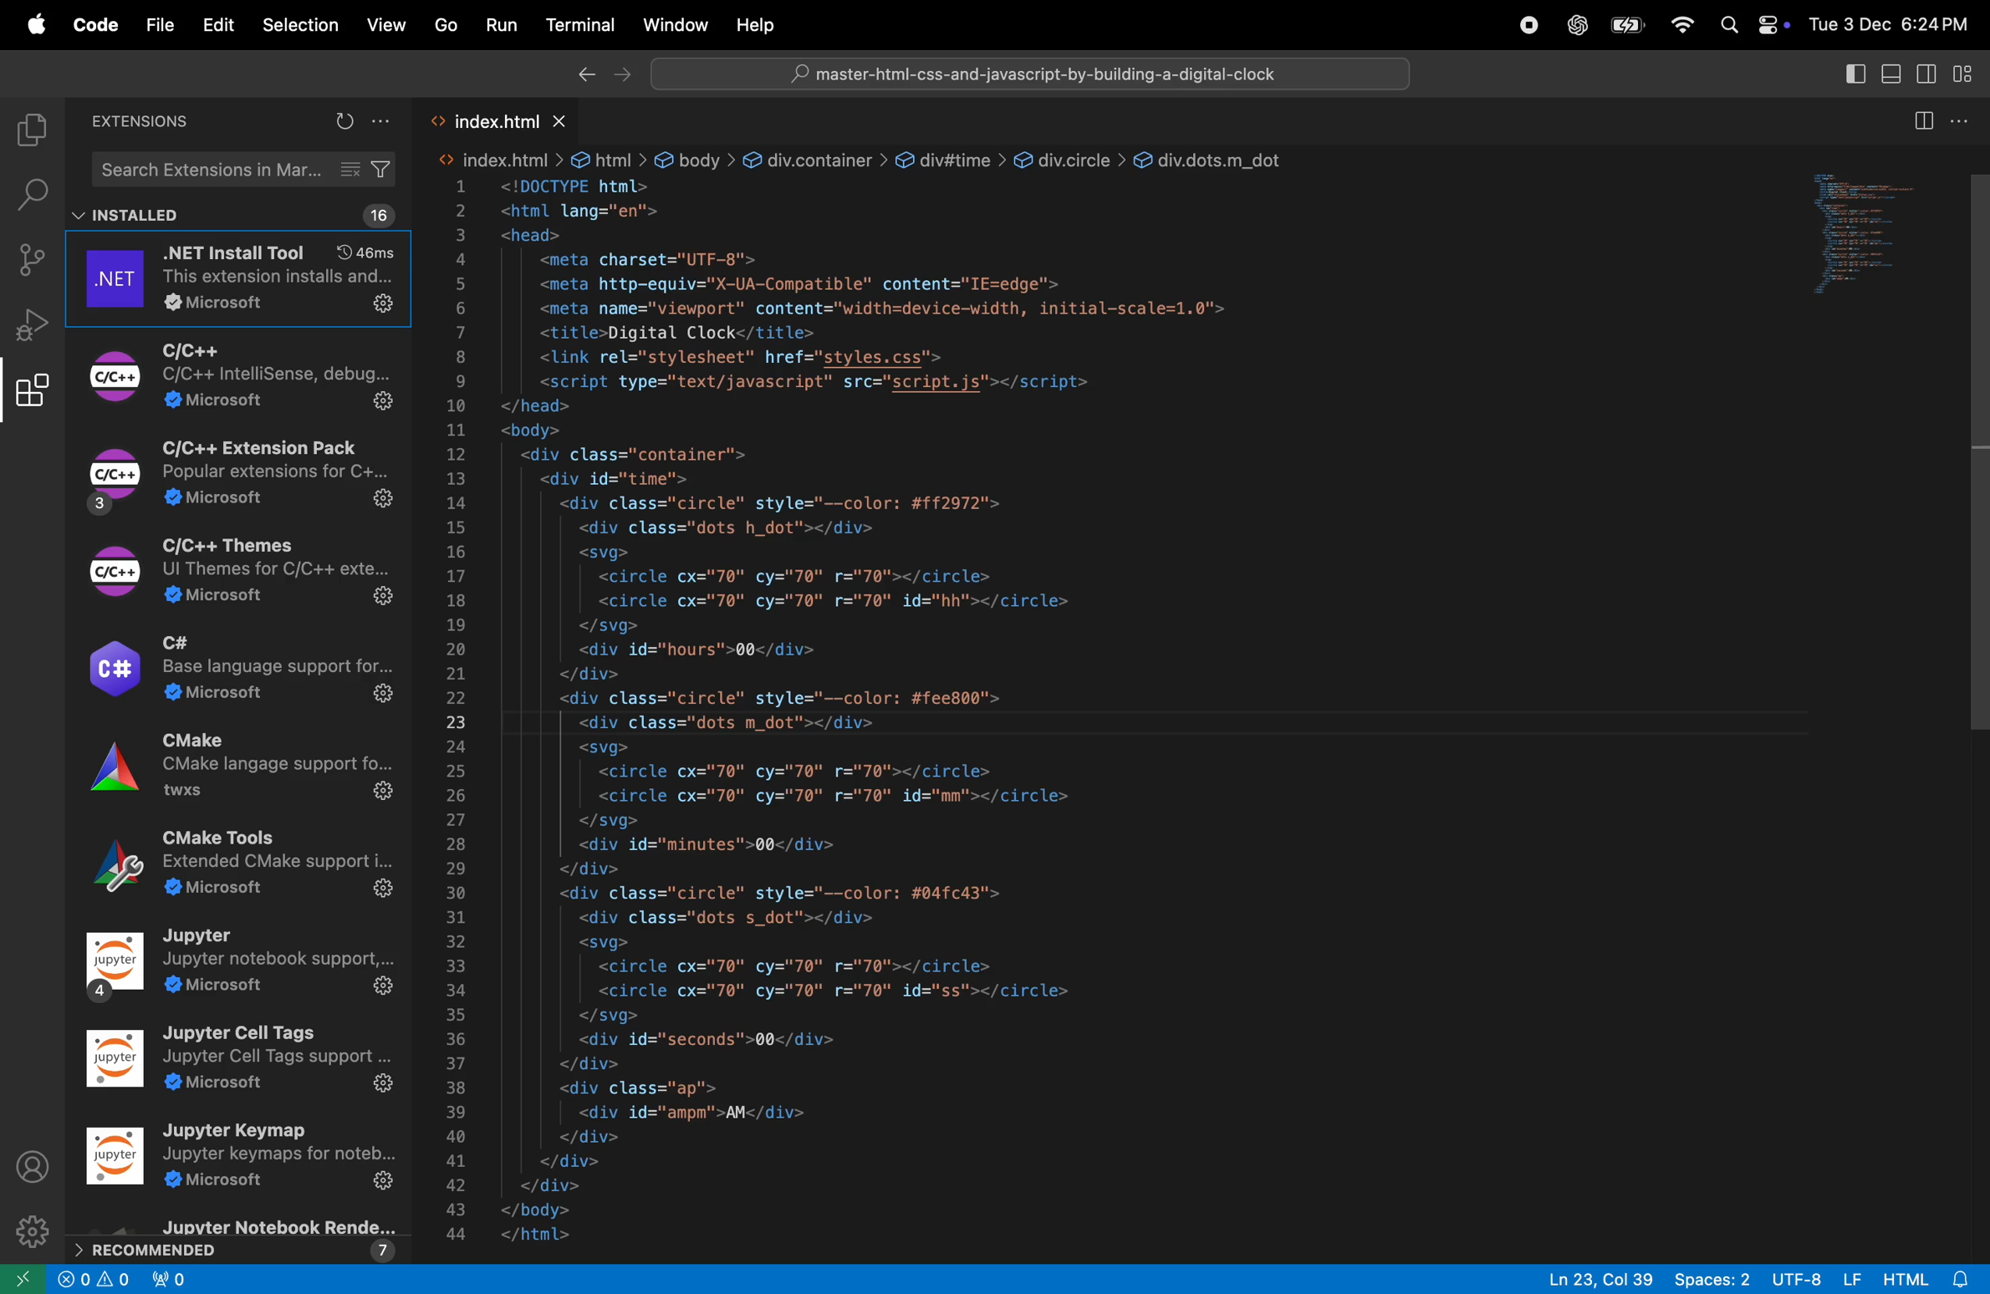 Image resolution: width=1990 pixels, height=1294 pixels. I want to click on no problems, so click(100, 1279).